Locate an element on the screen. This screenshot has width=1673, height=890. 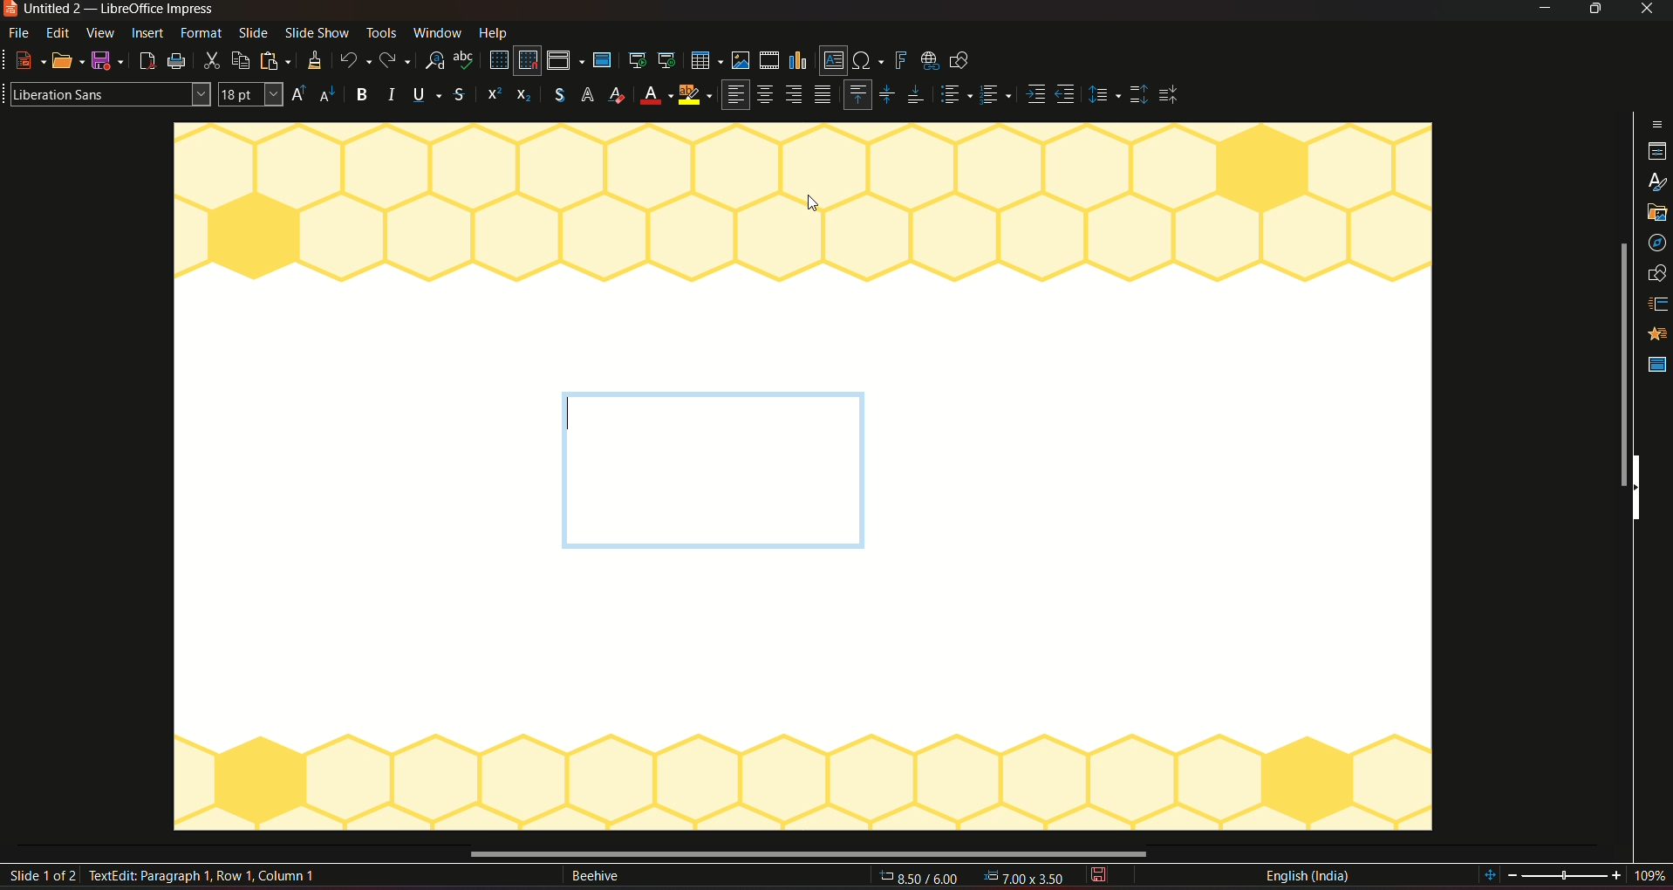
insert audio/video is located at coordinates (768, 61).